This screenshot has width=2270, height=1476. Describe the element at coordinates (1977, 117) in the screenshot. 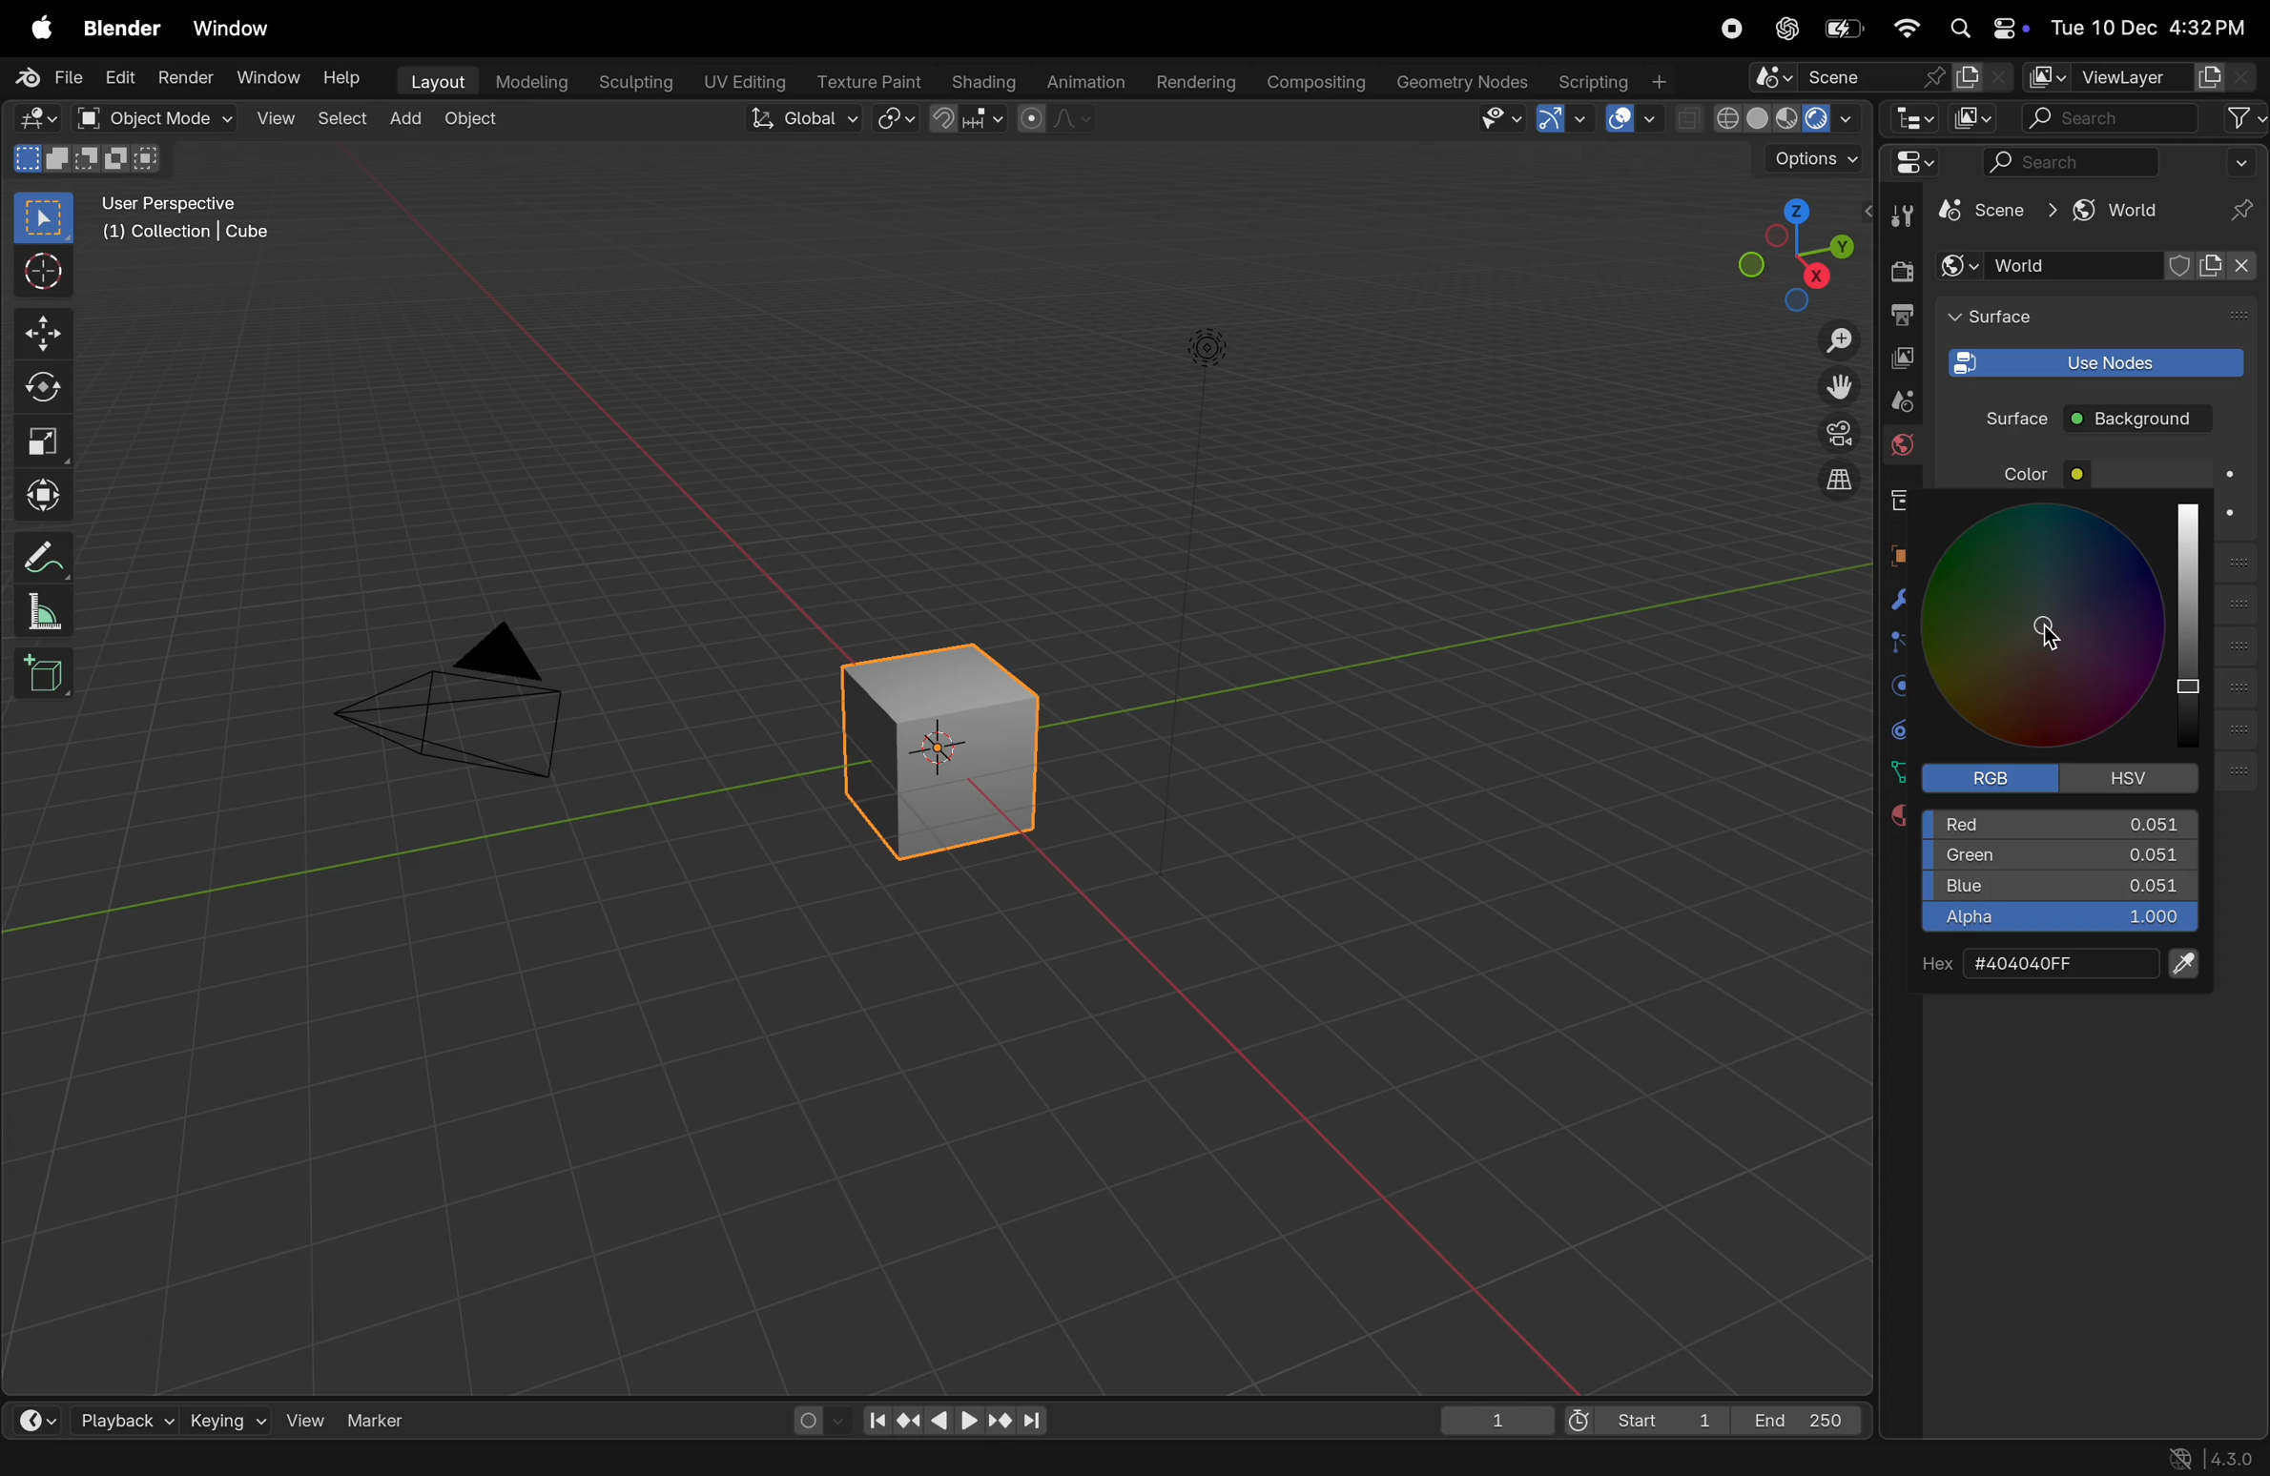

I see `image` at that location.